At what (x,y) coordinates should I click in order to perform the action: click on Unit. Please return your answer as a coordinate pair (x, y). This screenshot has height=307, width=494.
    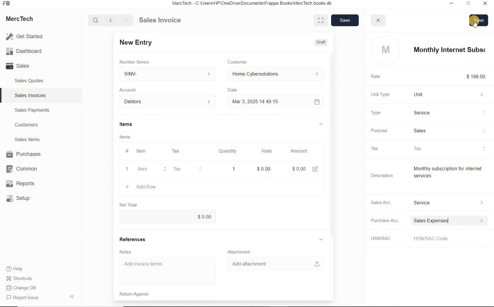
    Looking at the image, I should click on (445, 94).